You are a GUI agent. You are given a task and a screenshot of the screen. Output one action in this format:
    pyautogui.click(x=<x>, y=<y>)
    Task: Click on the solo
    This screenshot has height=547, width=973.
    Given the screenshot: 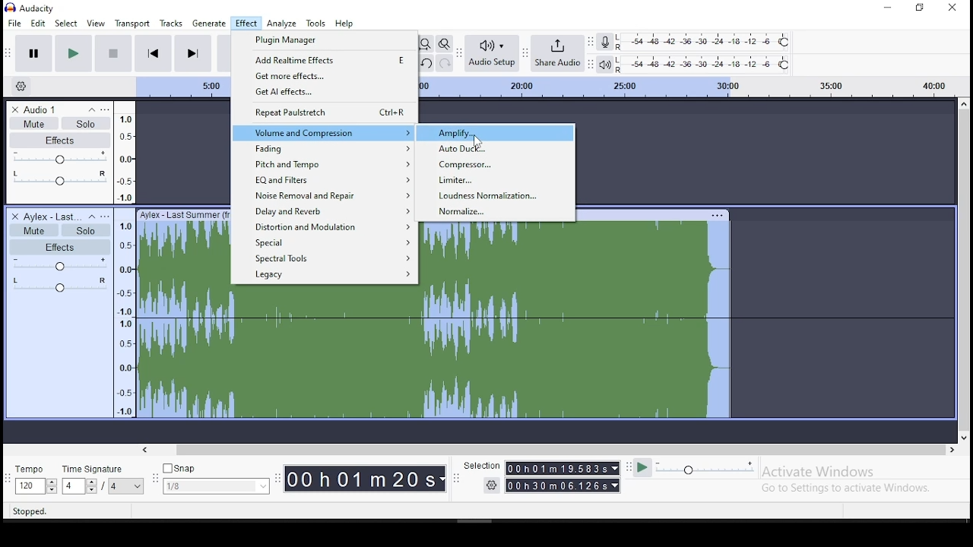 What is the action you would take?
    pyautogui.click(x=86, y=123)
    